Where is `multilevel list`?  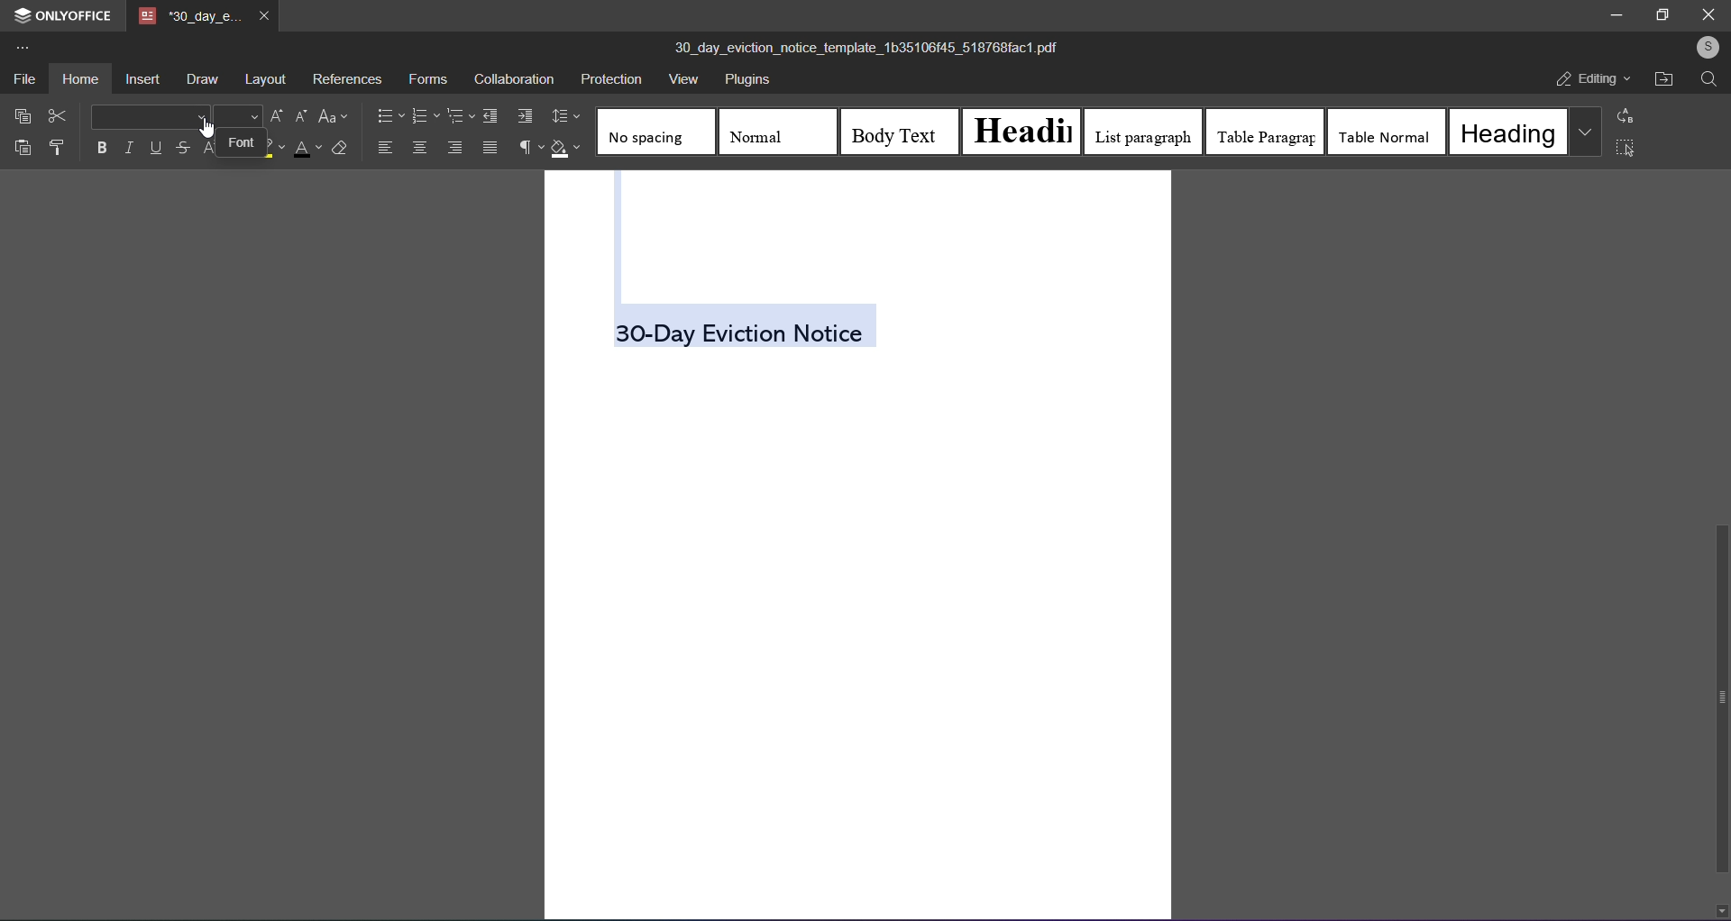 multilevel list is located at coordinates (461, 116).